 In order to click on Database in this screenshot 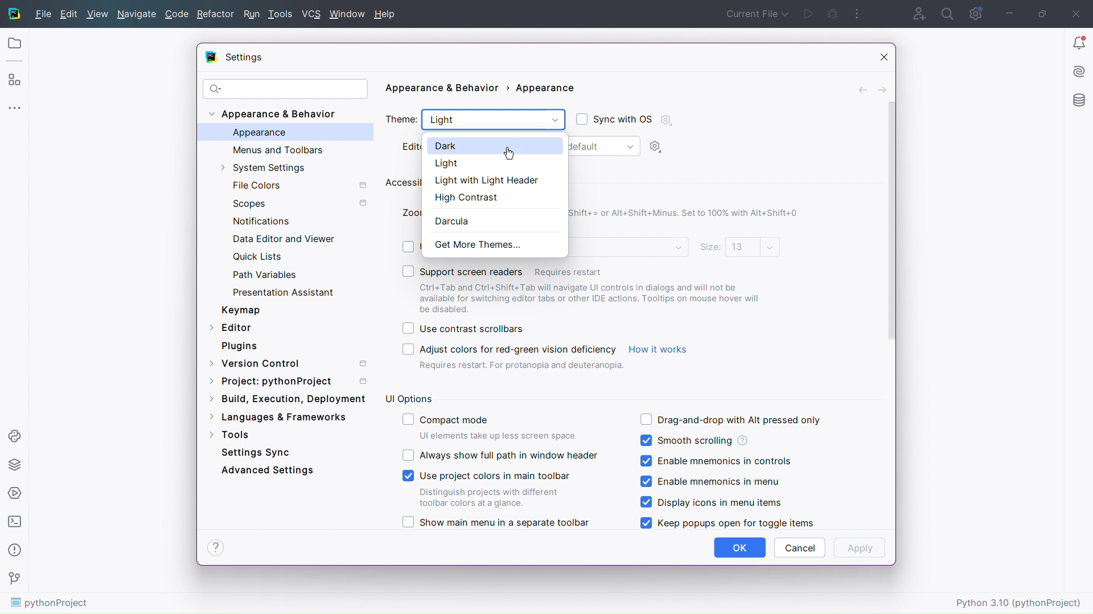, I will do `click(1080, 101)`.